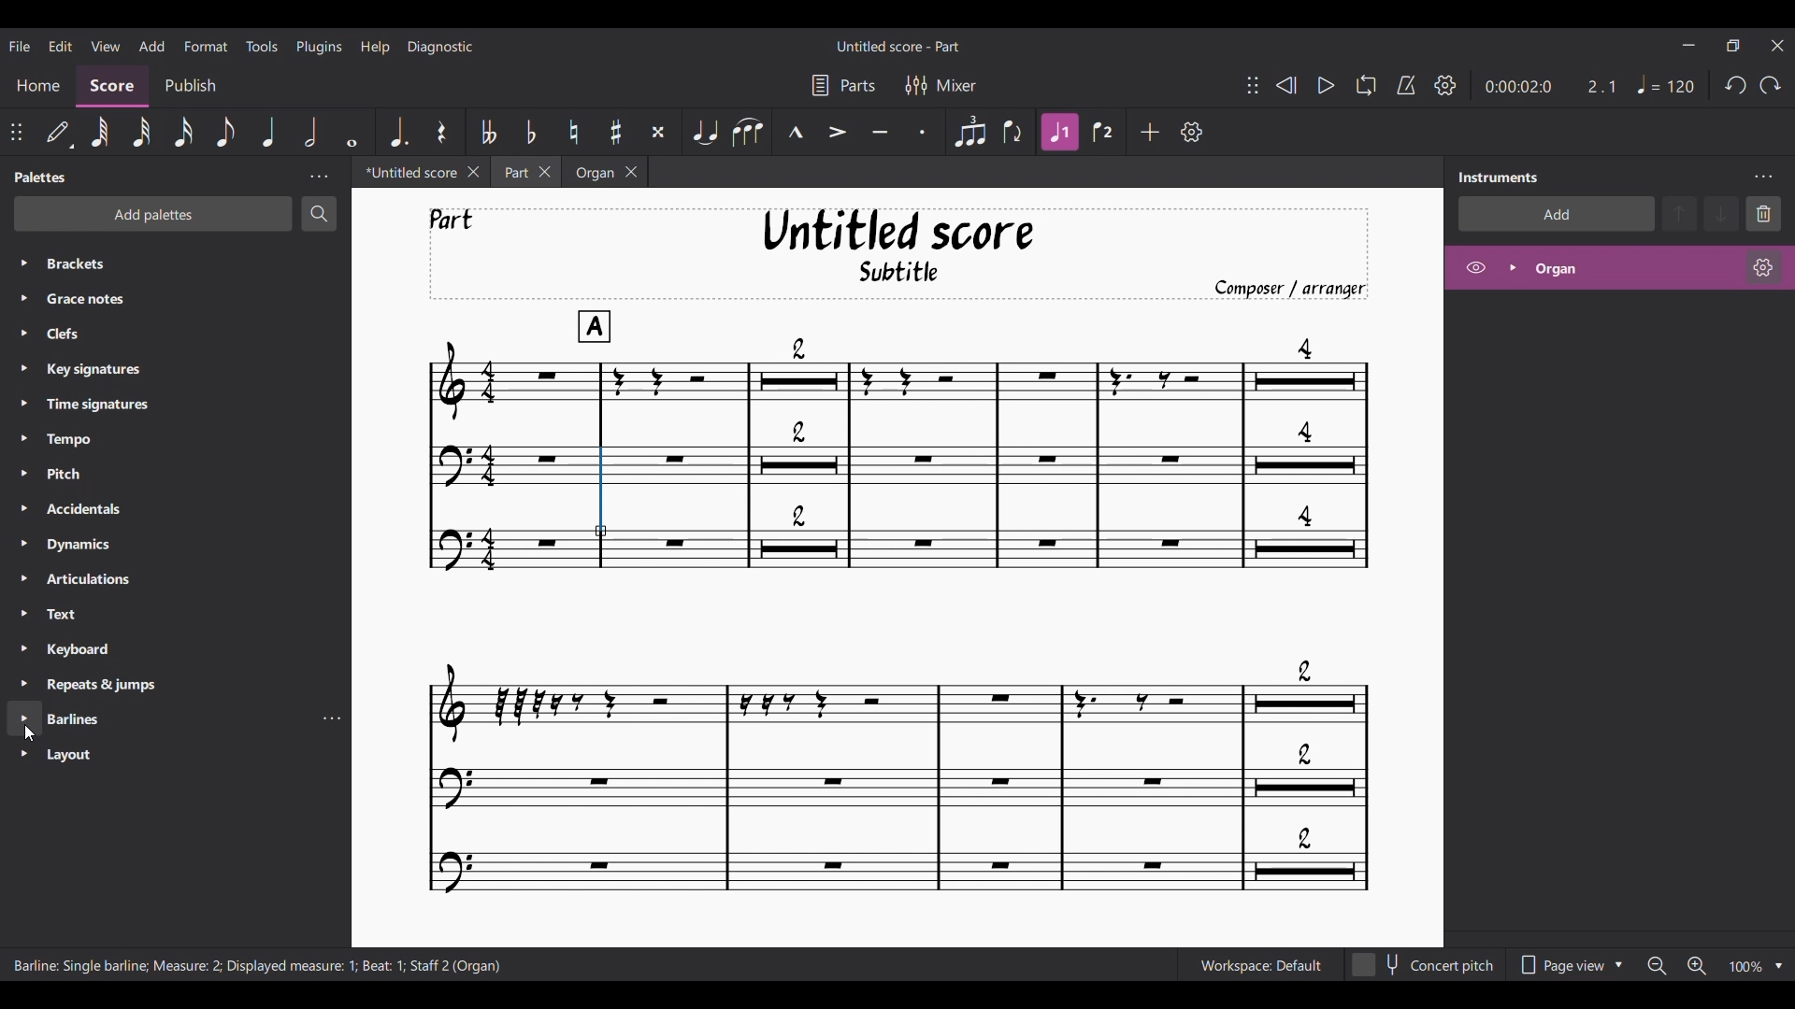  Describe the element at coordinates (1253, 85) in the screenshot. I see `Change toolbar position` at that location.